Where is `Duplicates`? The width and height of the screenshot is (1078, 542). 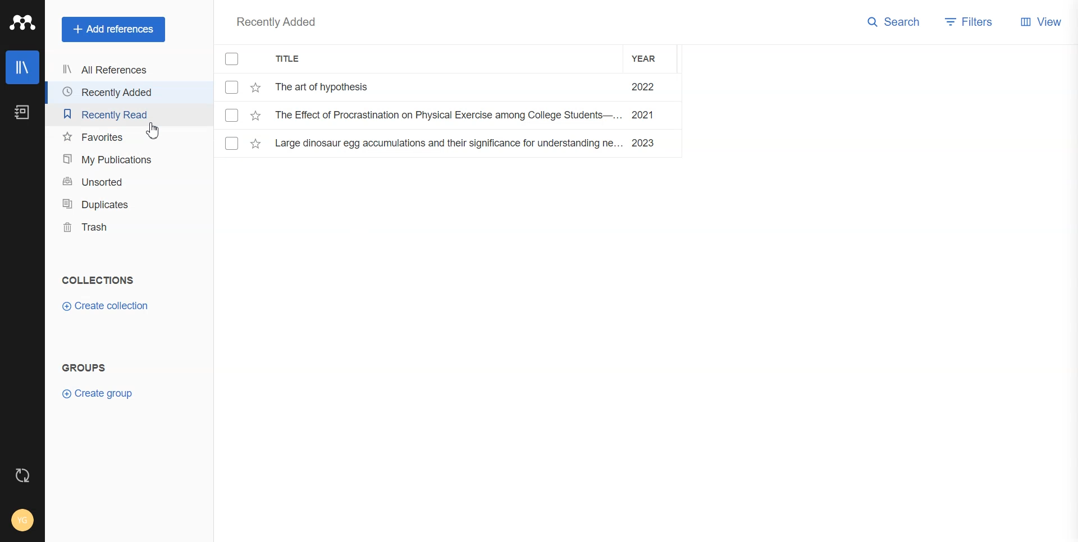 Duplicates is located at coordinates (117, 205).